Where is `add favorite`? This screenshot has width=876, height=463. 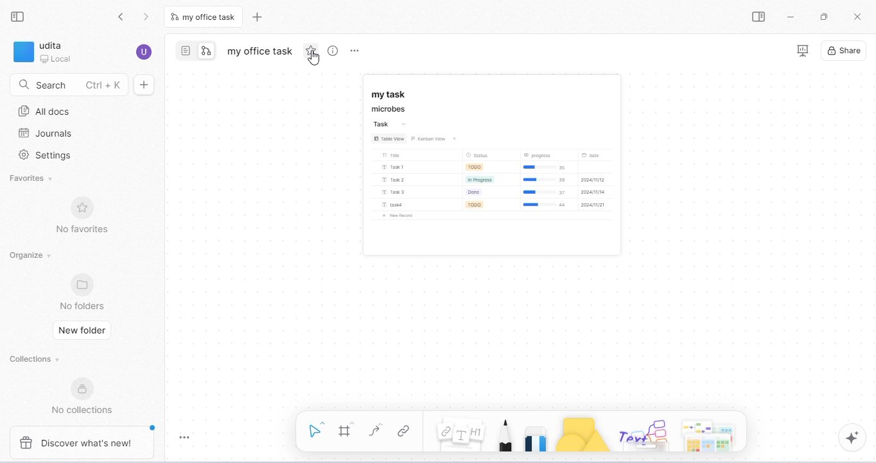 add favorite is located at coordinates (313, 51).